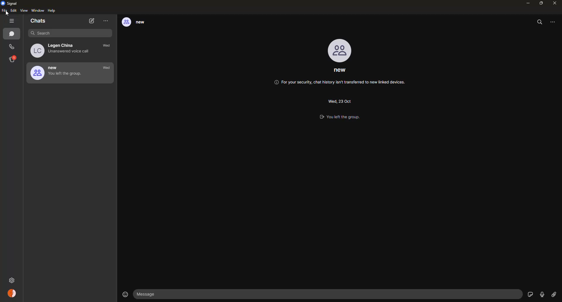 This screenshot has width=562, height=302. What do you see at coordinates (340, 83) in the screenshot?
I see `For your security, chat history isn't transferred to new linked devices.` at bounding box center [340, 83].